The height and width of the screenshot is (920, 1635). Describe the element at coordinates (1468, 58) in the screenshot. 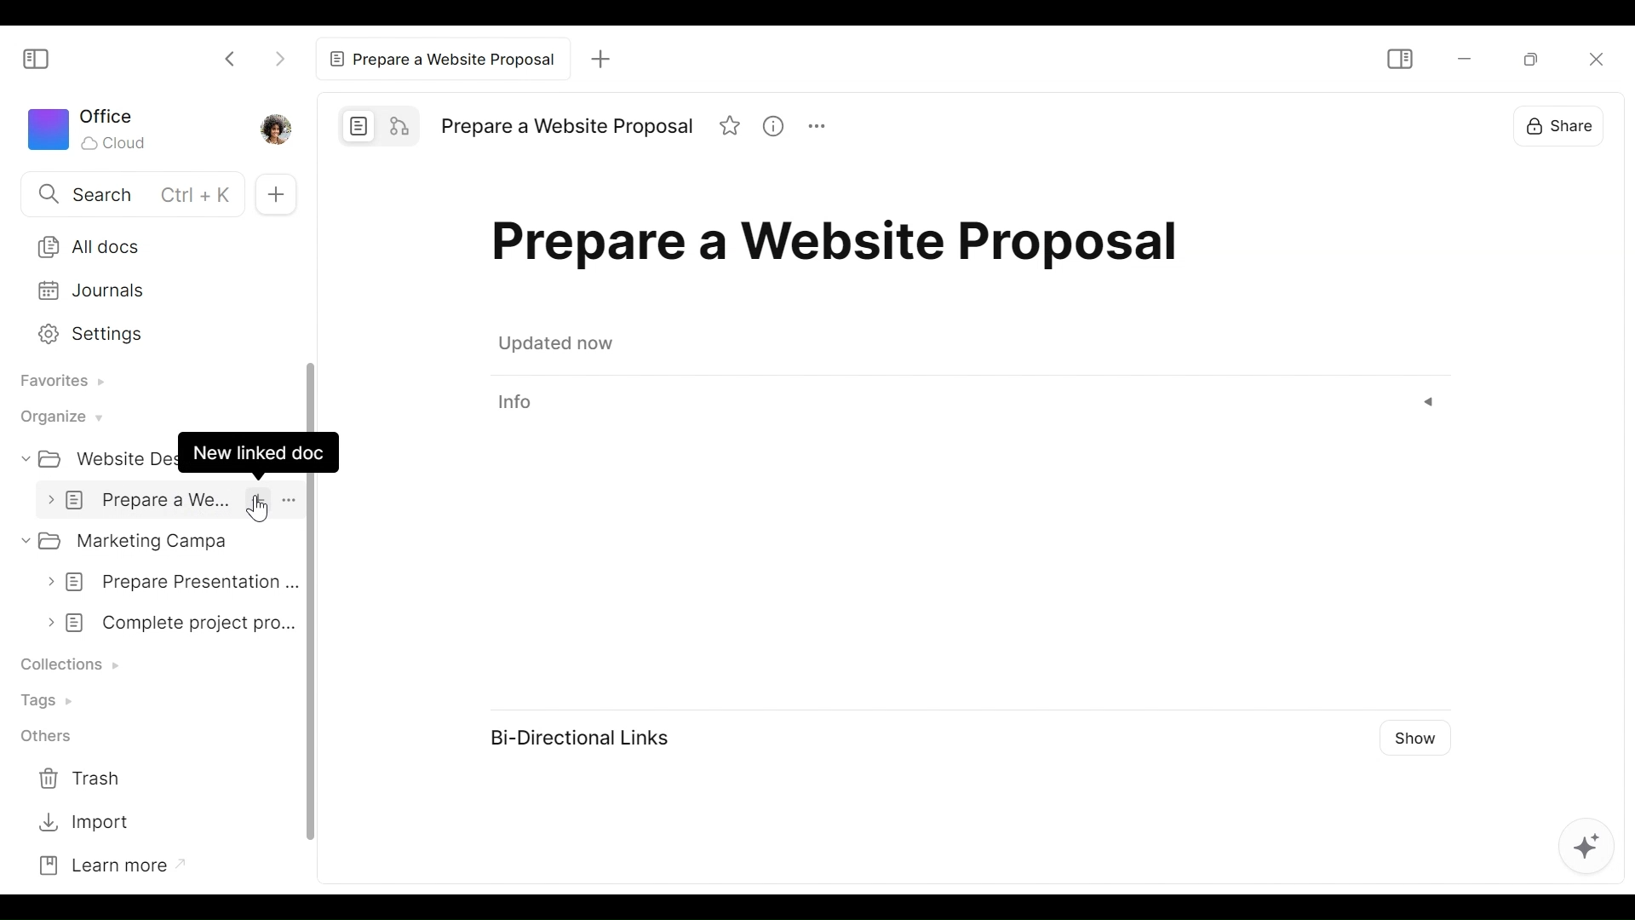

I see `minimize` at that location.